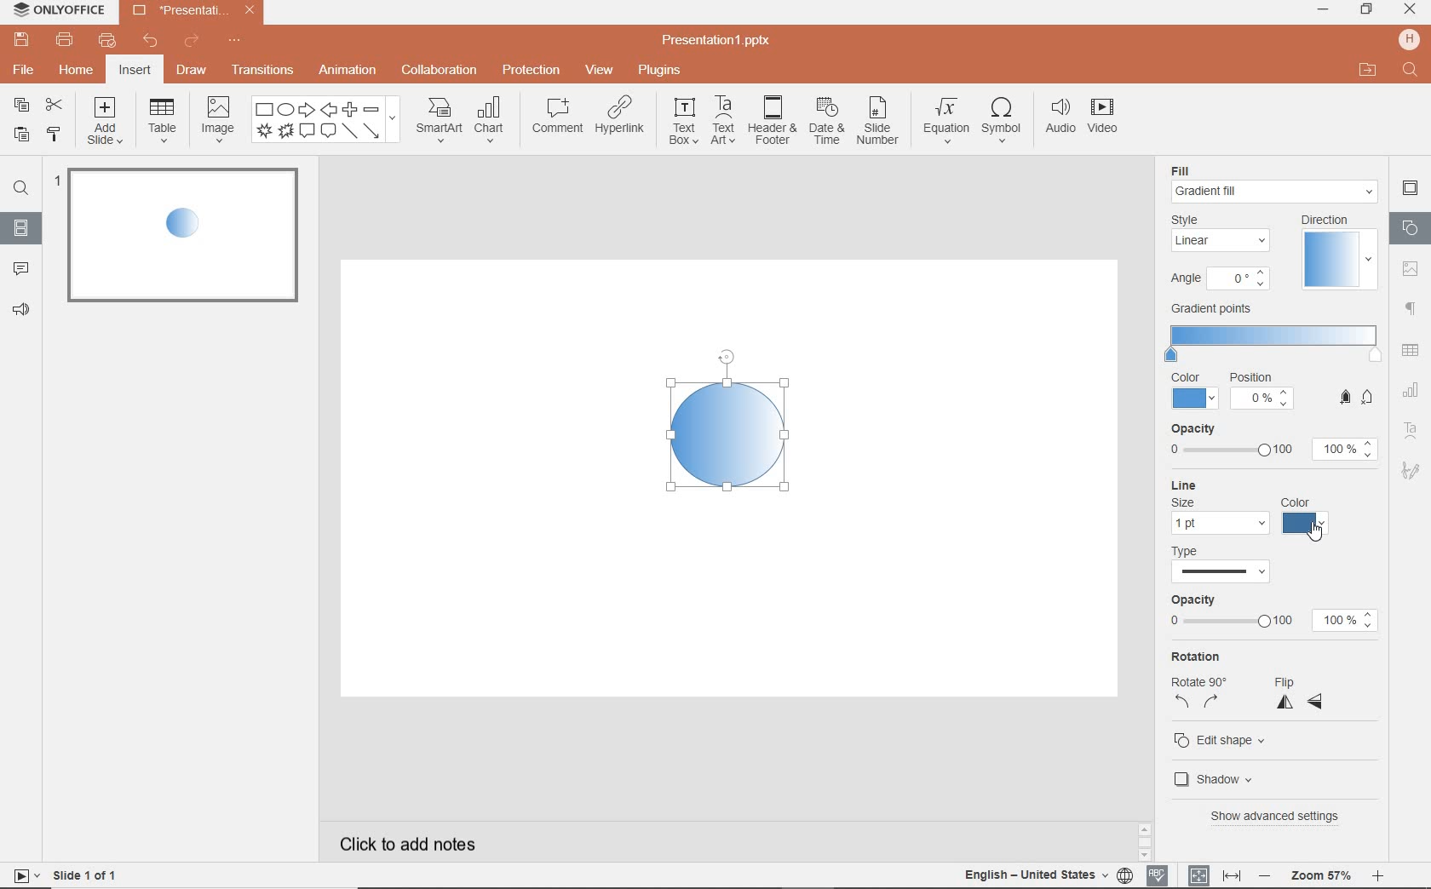 The height and width of the screenshot is (889, 1431). Describe the element at coordinates (20, 39) in the screenshot. I see `save` at that location.